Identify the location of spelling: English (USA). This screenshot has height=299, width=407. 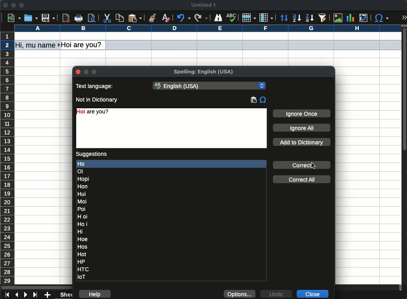
(203, 73).